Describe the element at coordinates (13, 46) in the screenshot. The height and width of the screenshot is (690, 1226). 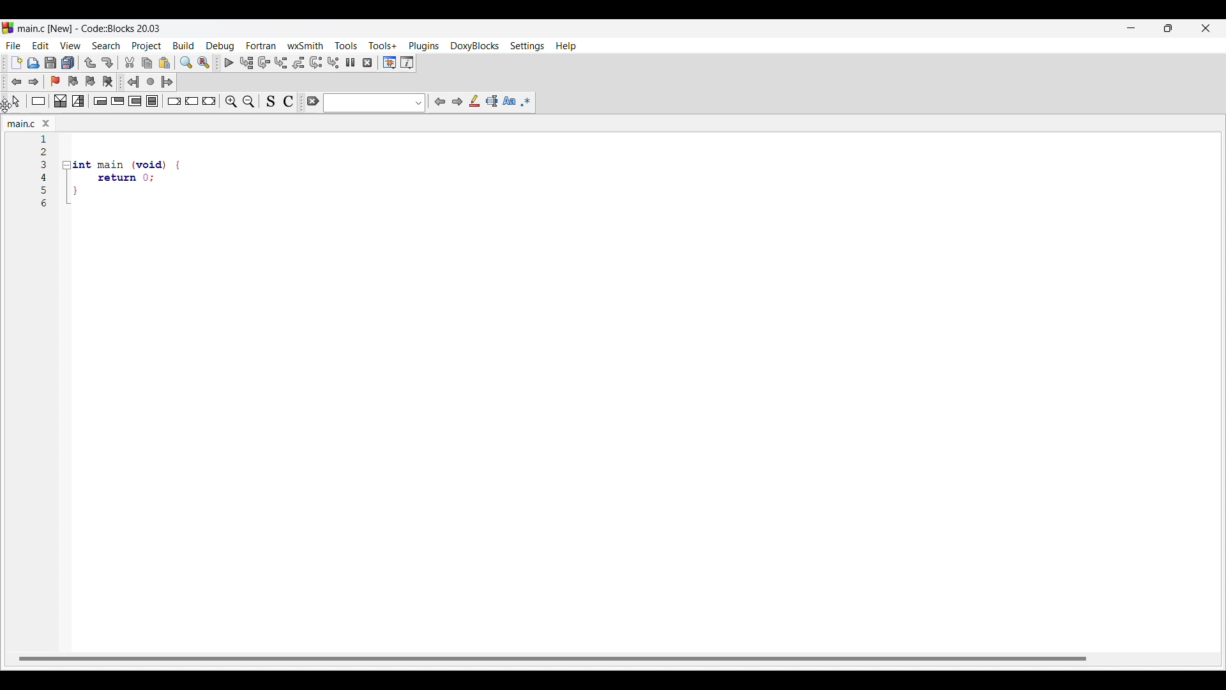
I see `File menu` at that location.